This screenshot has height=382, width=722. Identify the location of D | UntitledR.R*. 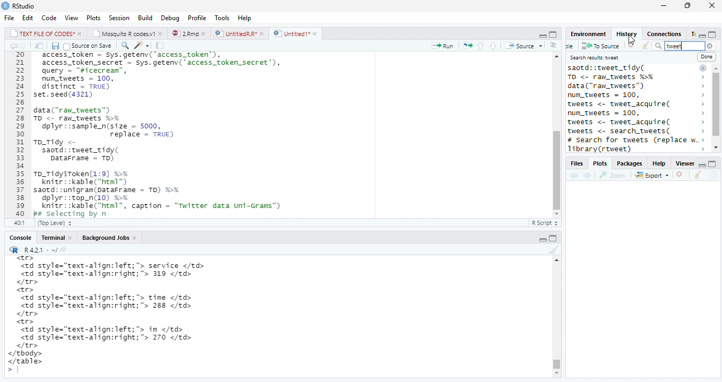
(238, 33).